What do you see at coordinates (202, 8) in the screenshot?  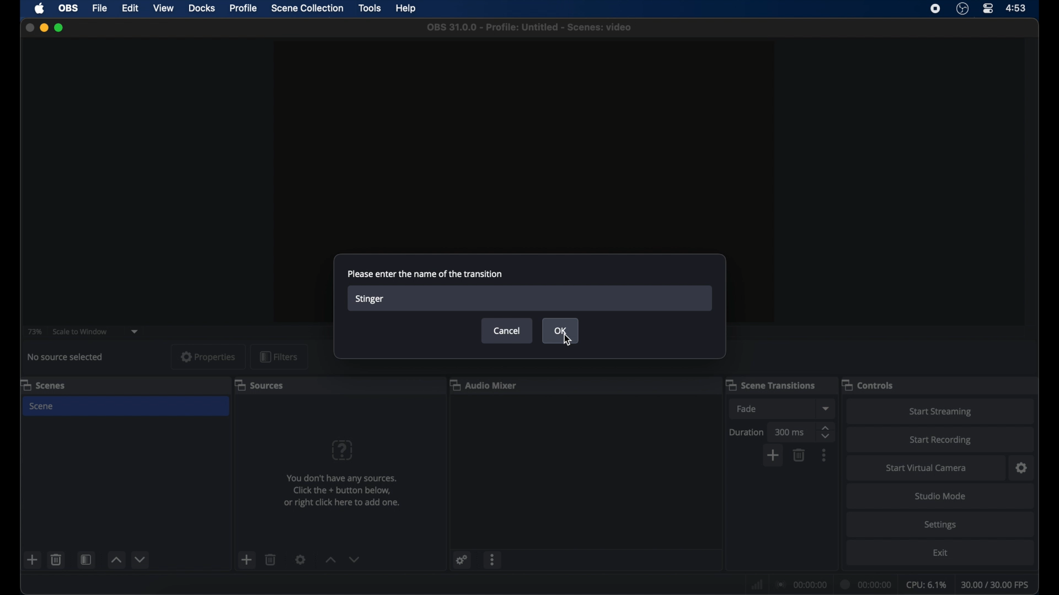 I see `docks` at bounding box center [202, 8].